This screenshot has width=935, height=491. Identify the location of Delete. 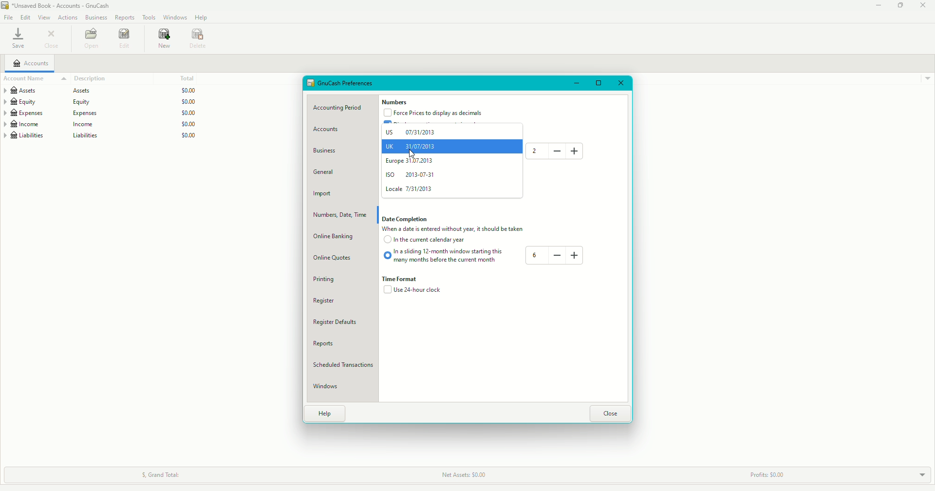
(198, 38).